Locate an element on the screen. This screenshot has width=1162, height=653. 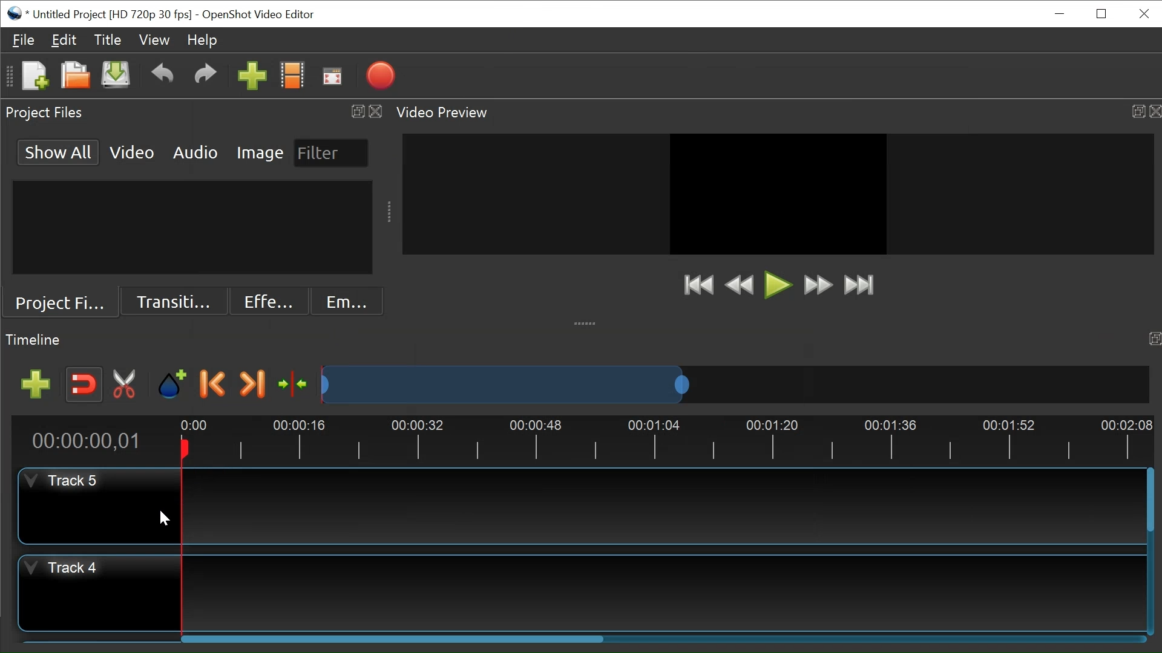
Redo is located at coordinates (205, 77).